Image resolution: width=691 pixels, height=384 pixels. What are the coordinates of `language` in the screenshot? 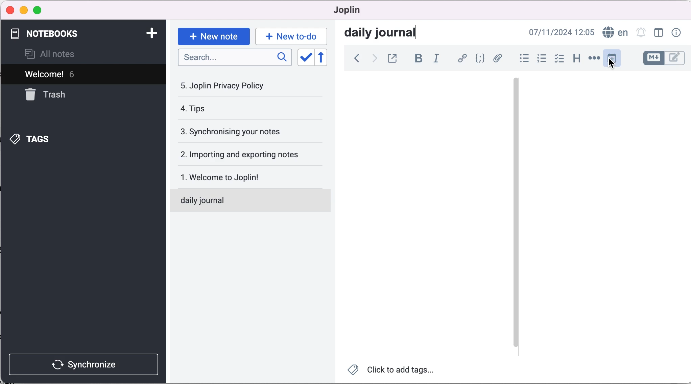 It's located at (615, 33).